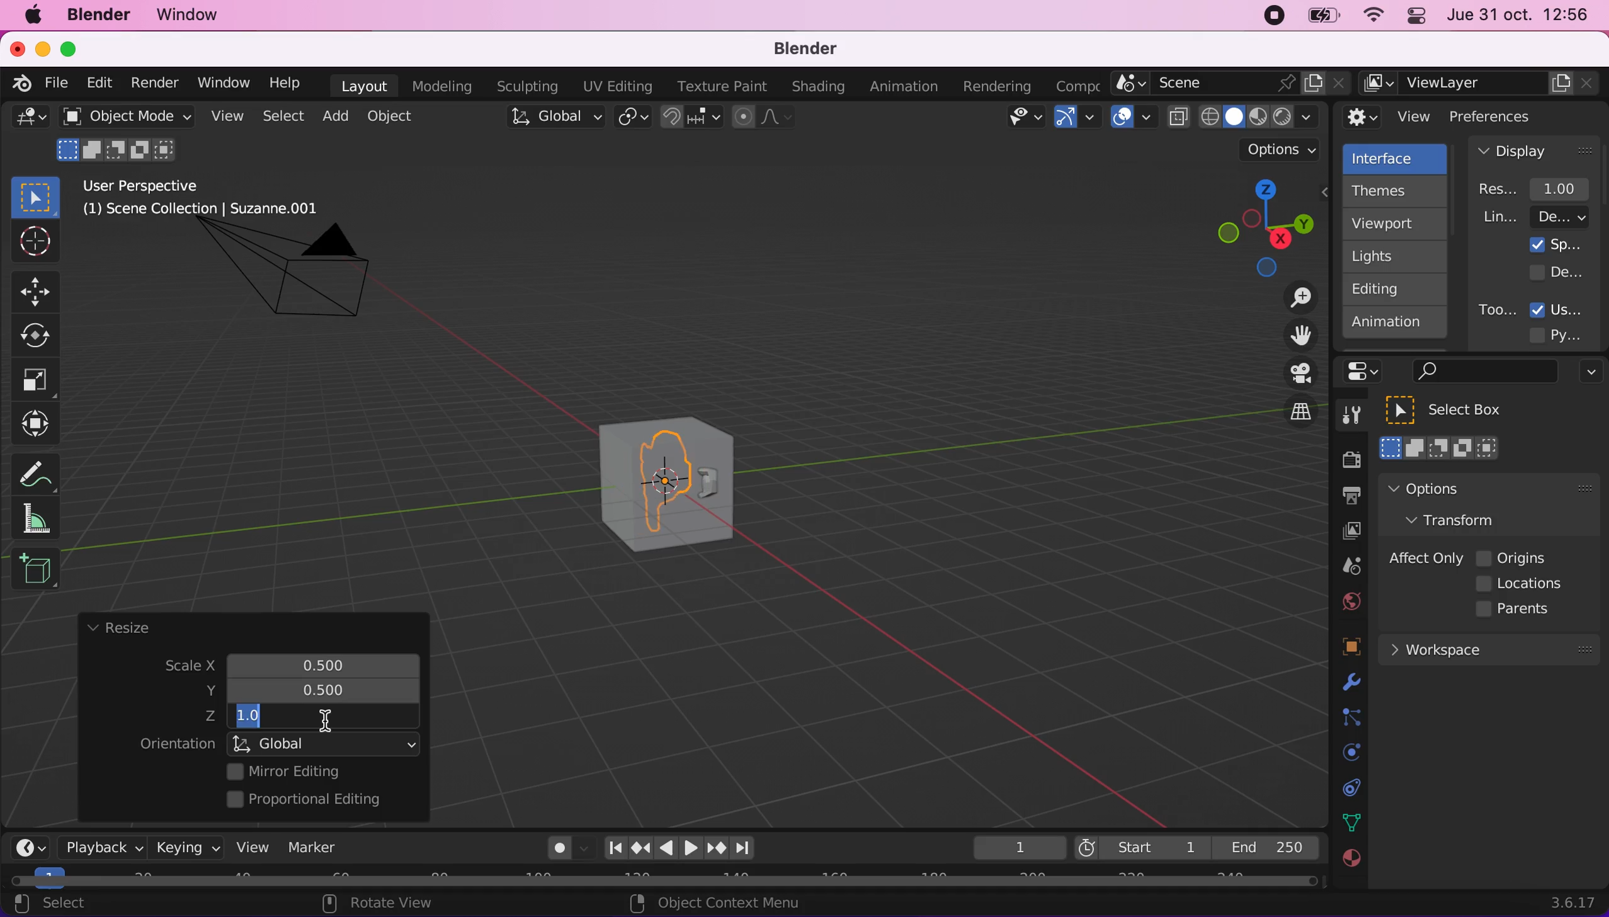 The height and width of the screenshot is (917, 1609). I want to click on select, so click(64, 904).